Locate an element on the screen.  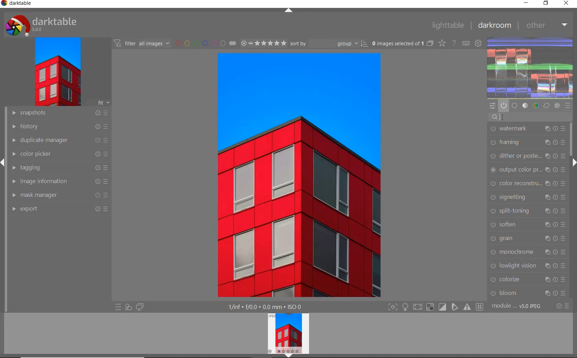
search modules is located at coordinates (531, 117).